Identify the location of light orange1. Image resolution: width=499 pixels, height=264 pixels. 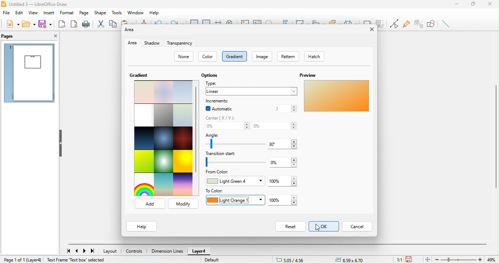
(237, 199).